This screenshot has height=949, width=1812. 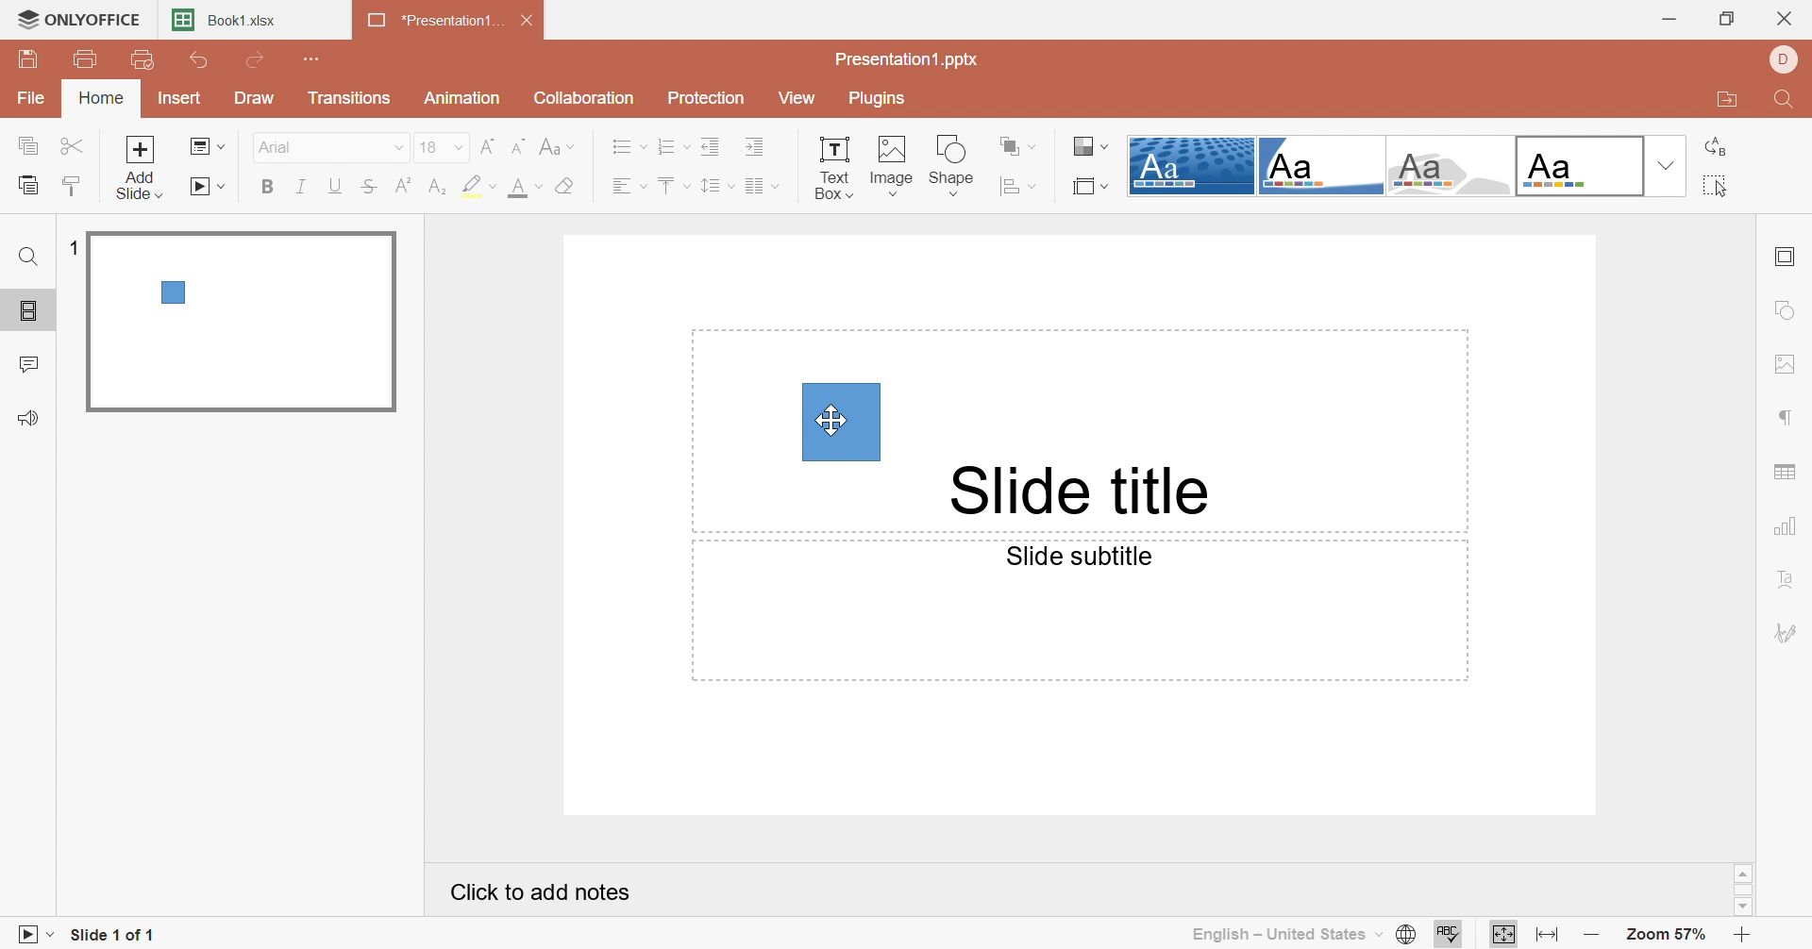 I want to click on Transitions, so click(x=350, y=103).